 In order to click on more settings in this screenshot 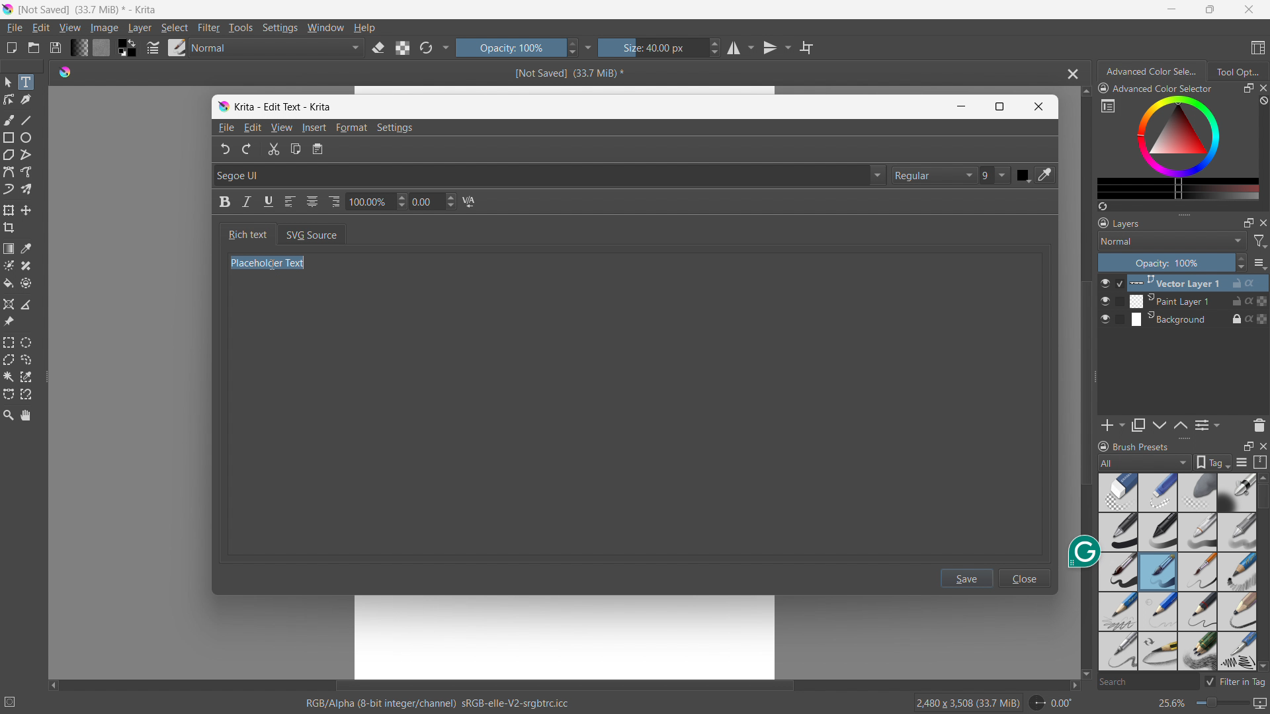, I will do `click(589, 47)`.